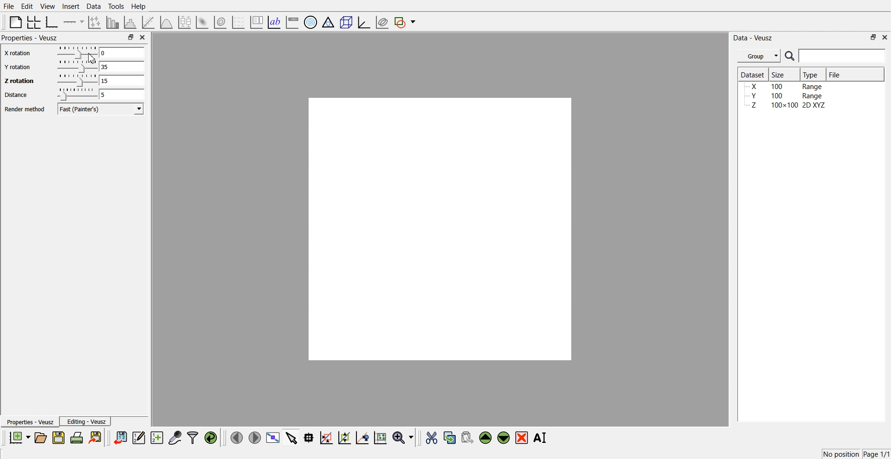  I want to click on Z 100x100 2D XYZ, so click(787, 105).